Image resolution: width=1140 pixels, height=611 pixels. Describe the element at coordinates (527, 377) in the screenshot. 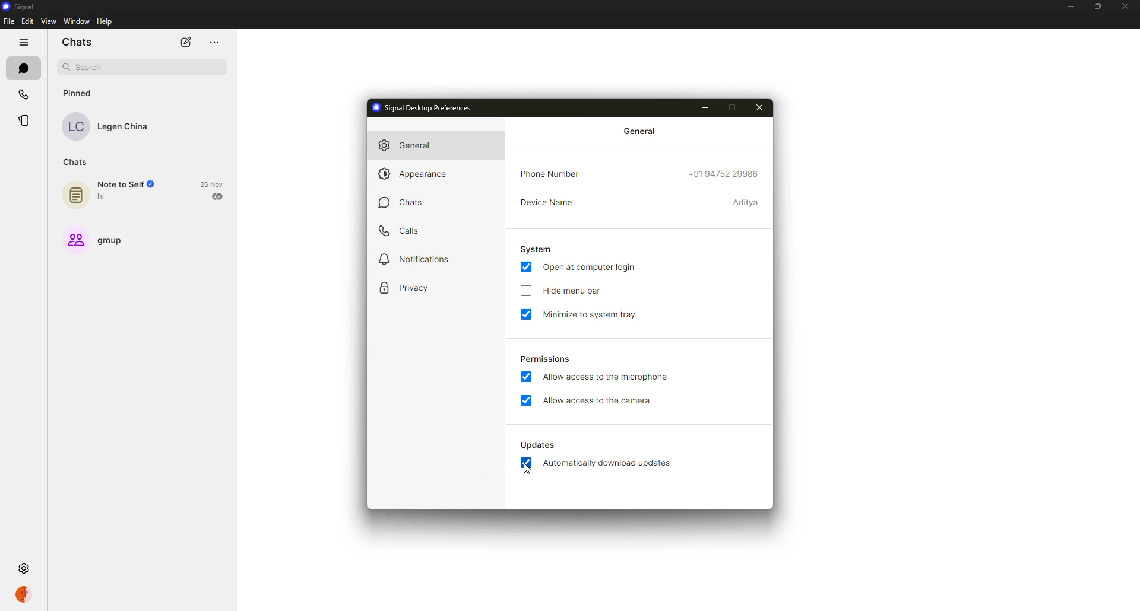

I see `enabled` at that location.